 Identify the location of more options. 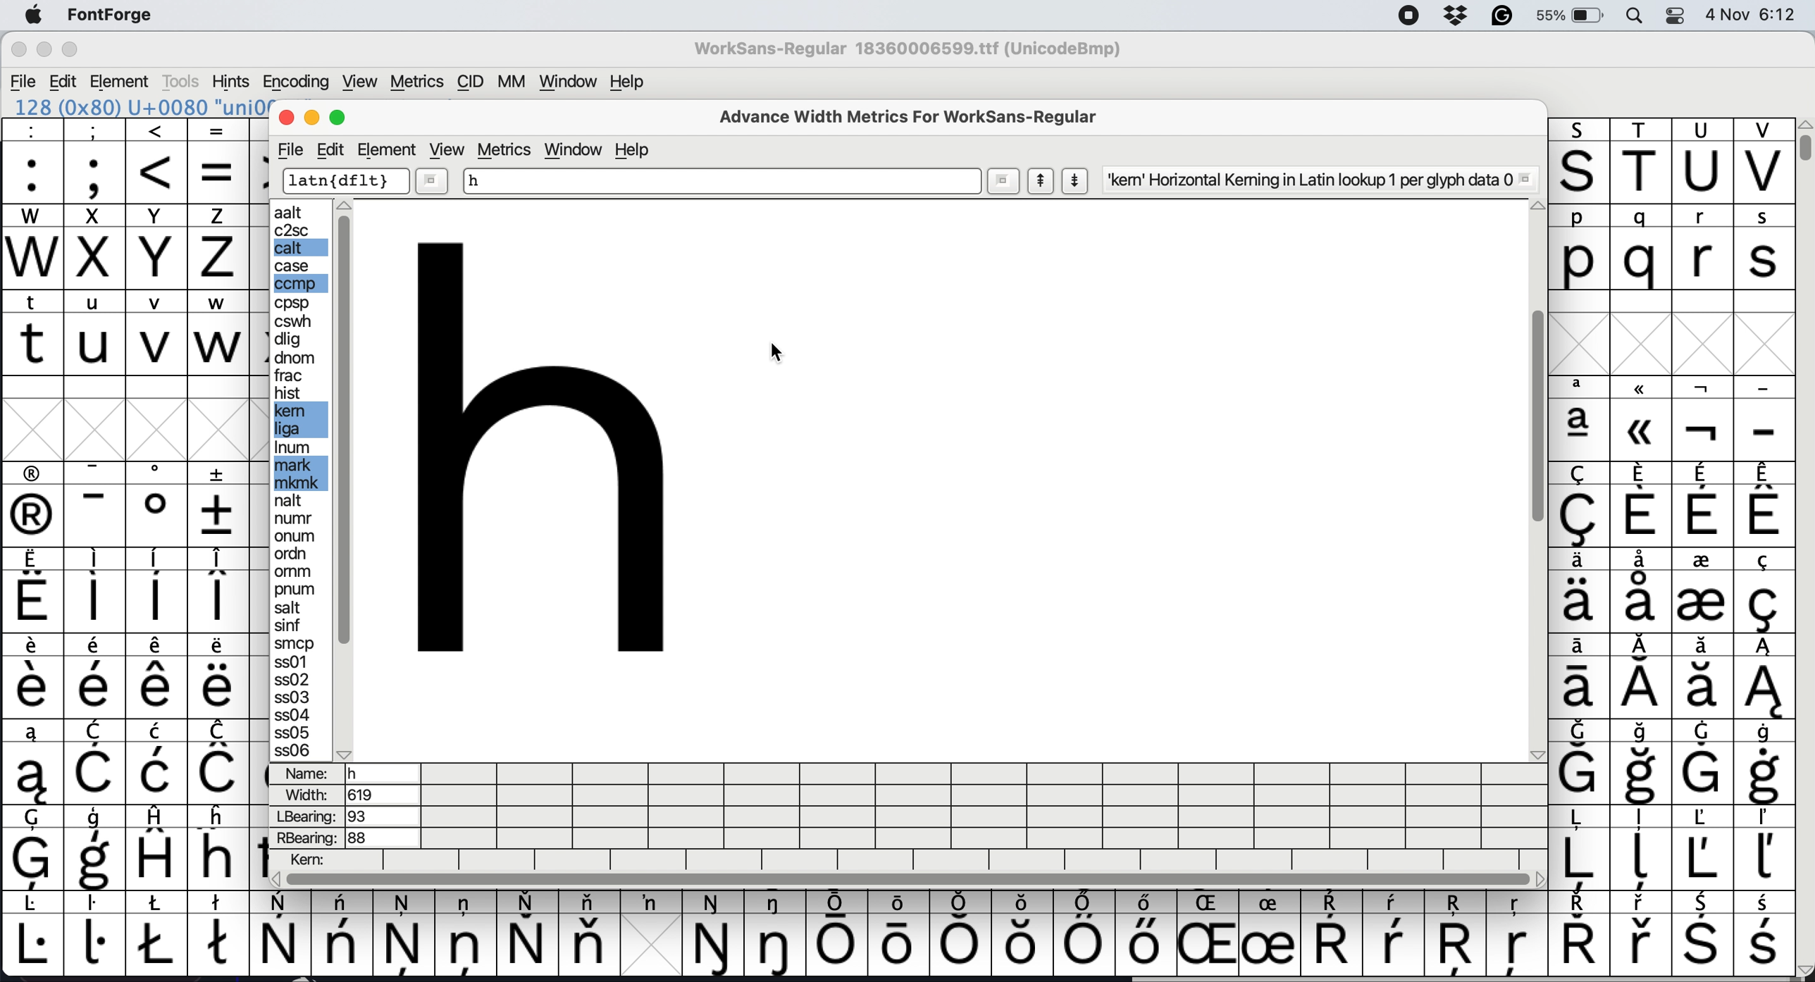
(432, 180).